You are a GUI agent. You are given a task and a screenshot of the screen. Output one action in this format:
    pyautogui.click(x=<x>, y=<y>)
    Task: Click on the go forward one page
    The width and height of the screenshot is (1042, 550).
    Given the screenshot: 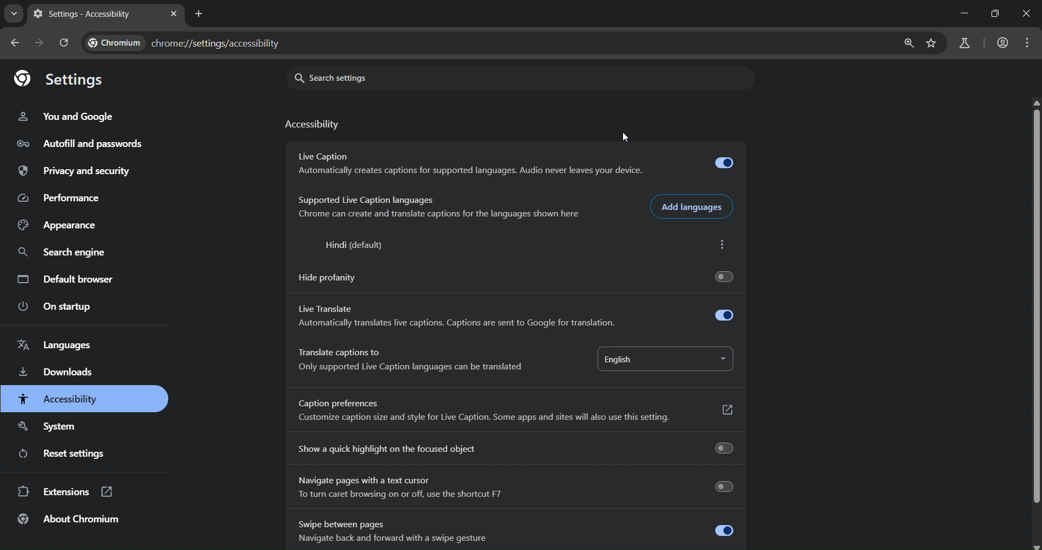 What is the action you would take?
    pyautogui.click(x=39, y=43)
    